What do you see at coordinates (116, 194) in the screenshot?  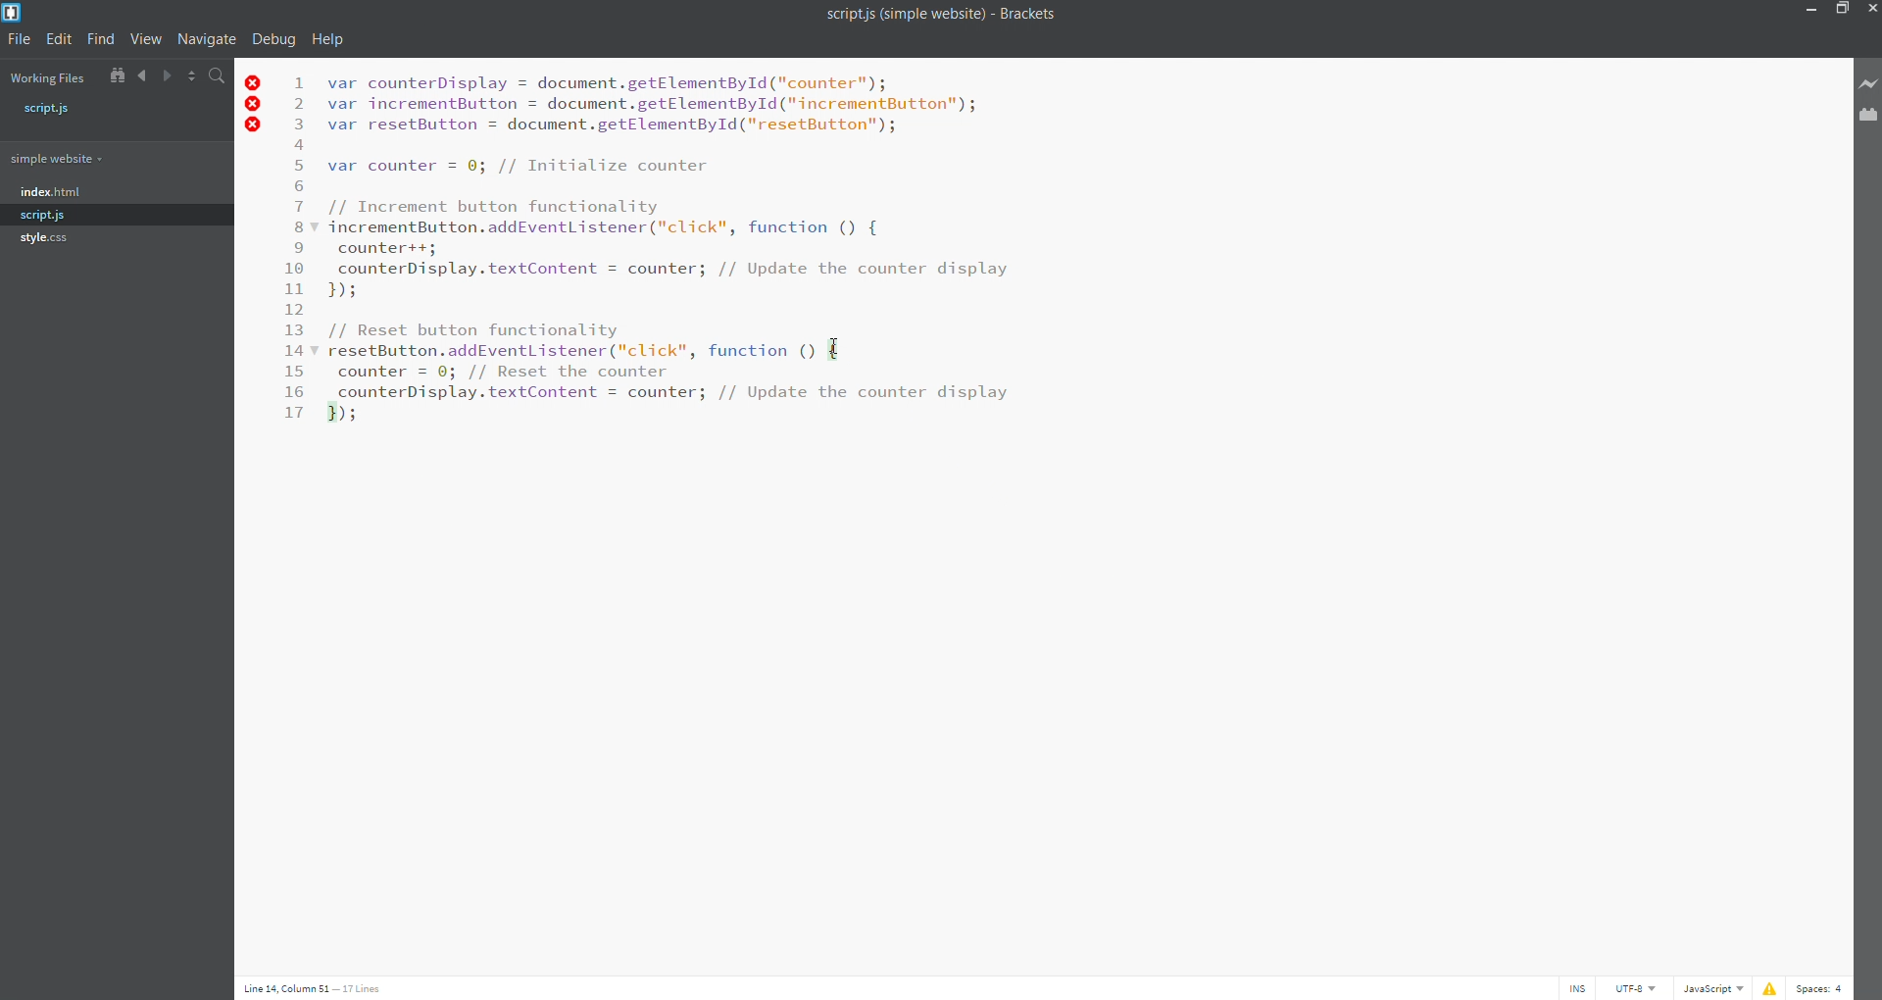 I see `index.html` at bounding box center [116, 194].